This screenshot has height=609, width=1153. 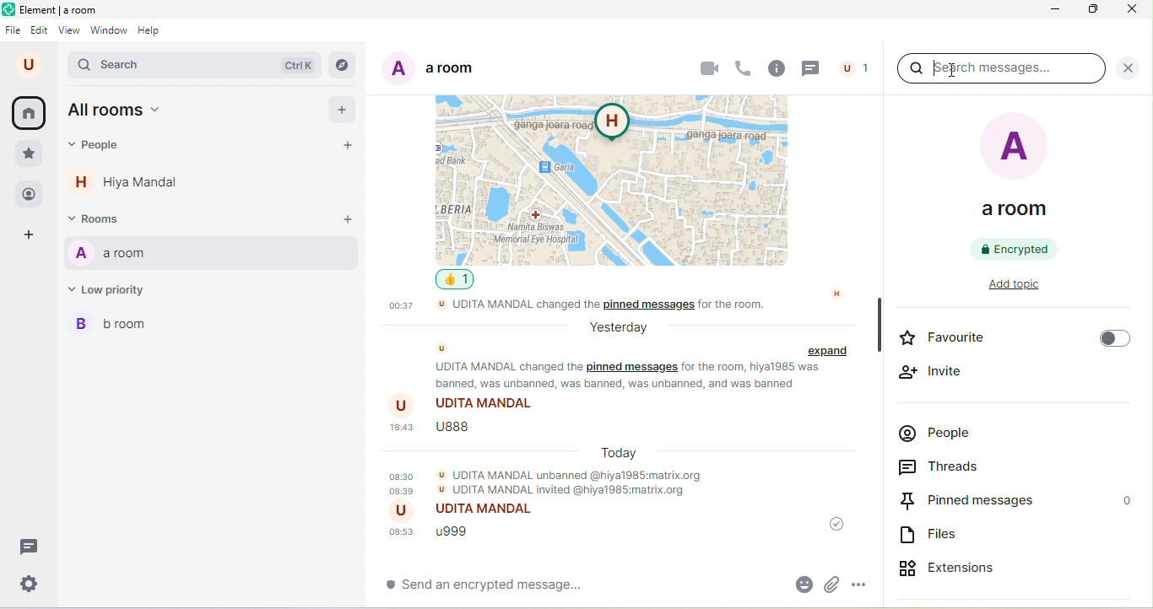 What do you see at coordinates (468, 512) in the screenshot?
I see `udita mandal` at bounding box center [468, 512].